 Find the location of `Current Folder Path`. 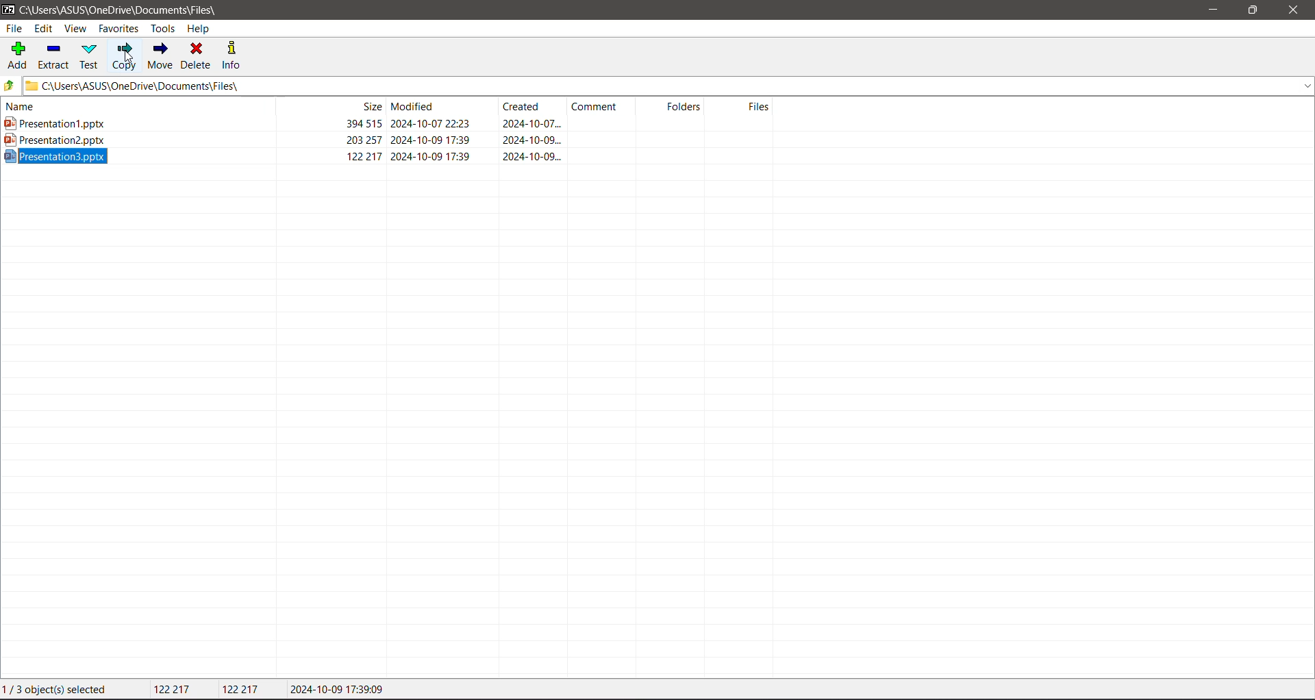

Current Folder Path is located at coordinates (672, 83).